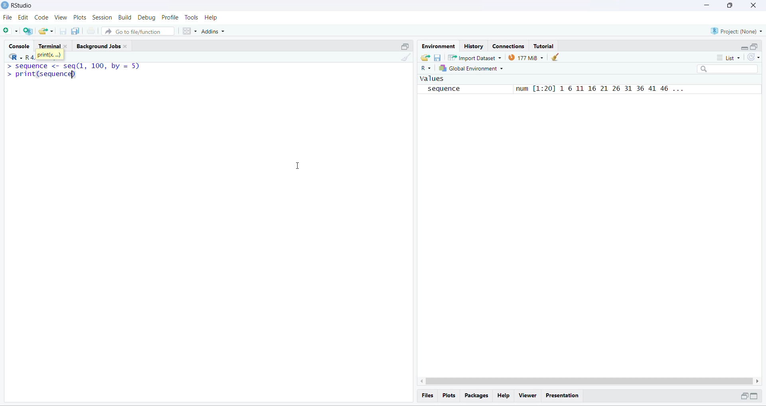 The height and width of the screenshot is (406, 766). I want to click on RStudio, so click(23, 5).